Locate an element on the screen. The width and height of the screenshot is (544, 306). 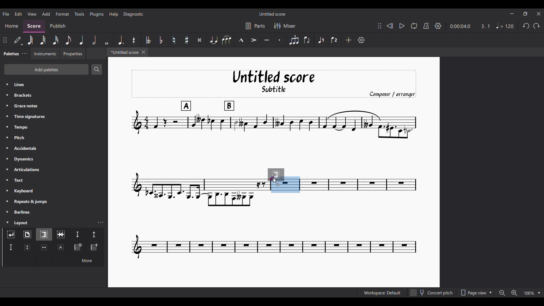
Augmentation dot is located at coordinates (120, 40).